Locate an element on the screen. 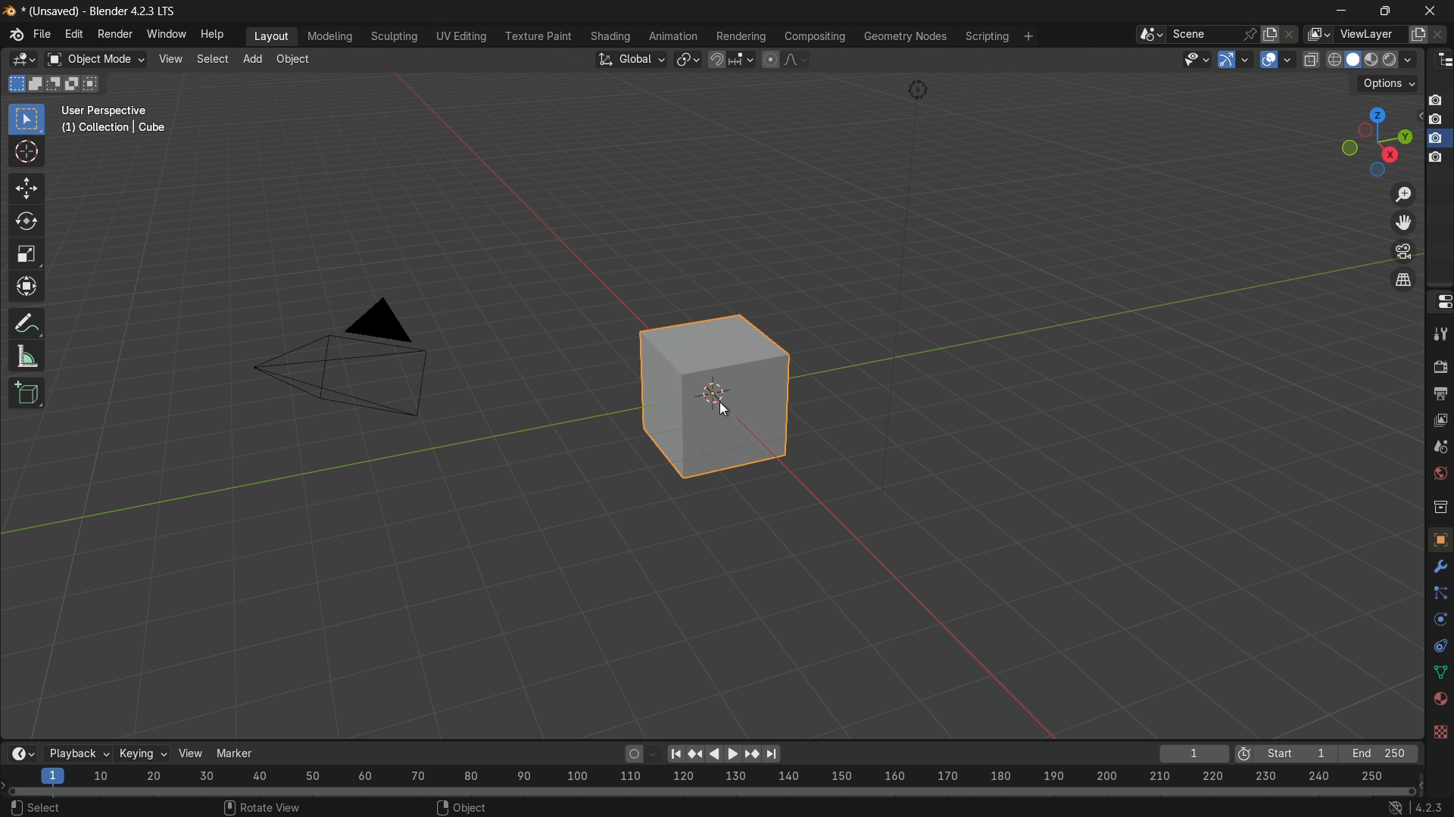 The image size is (1454, 817). overlay dropdown is located at coordinates (1290, 59).